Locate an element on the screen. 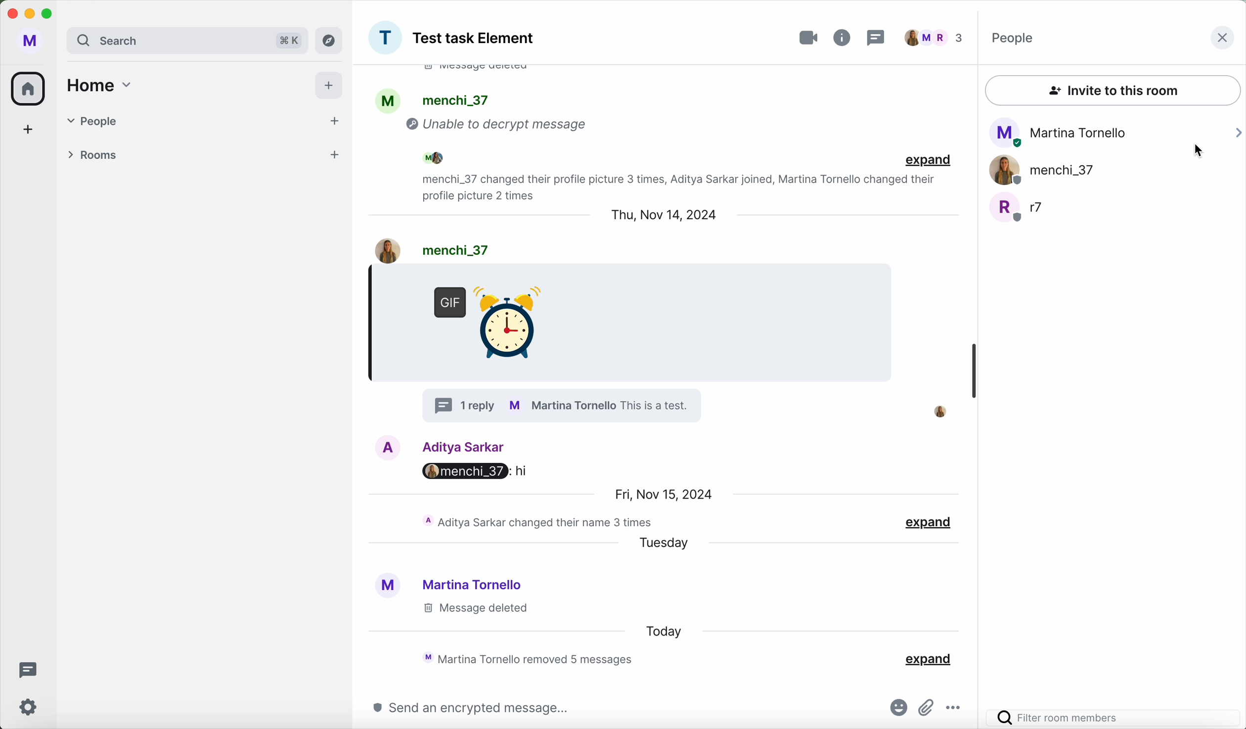 This screenshot has height=729, width=1246. r7 user is located at coordinates (1020, 208).